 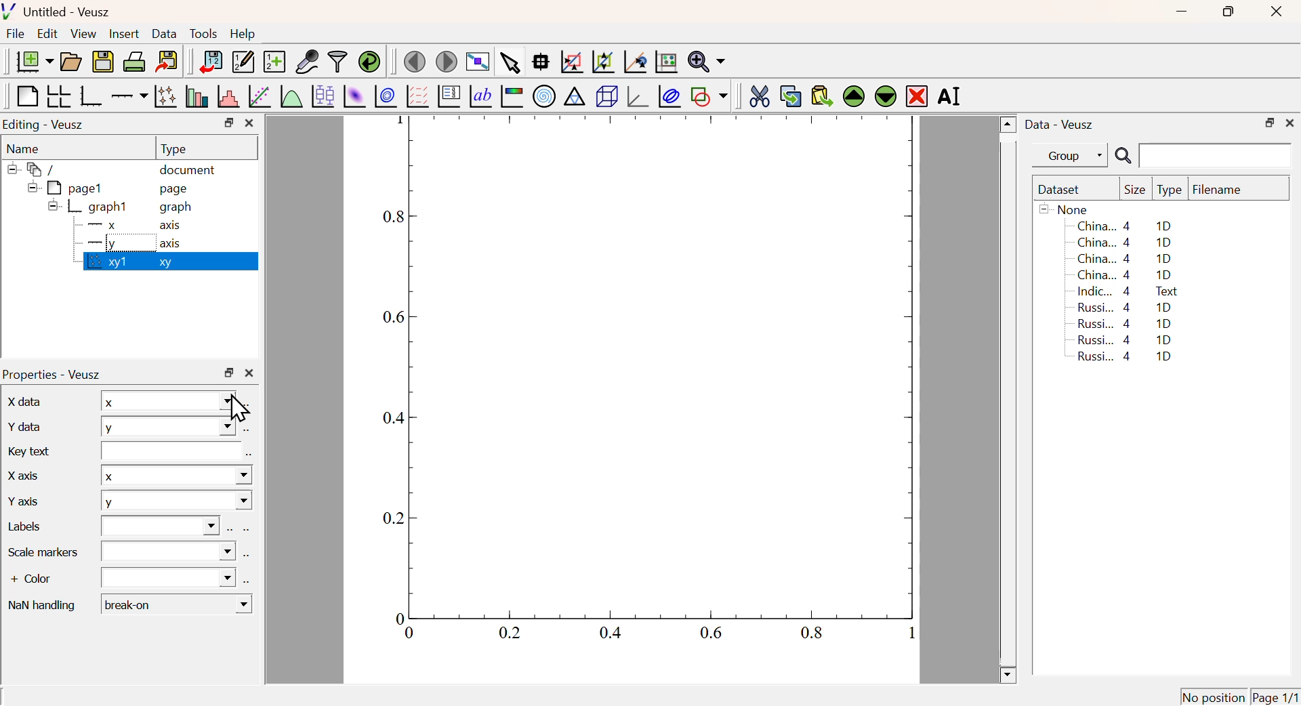 I want to click on View, so click(x=83, y=35).